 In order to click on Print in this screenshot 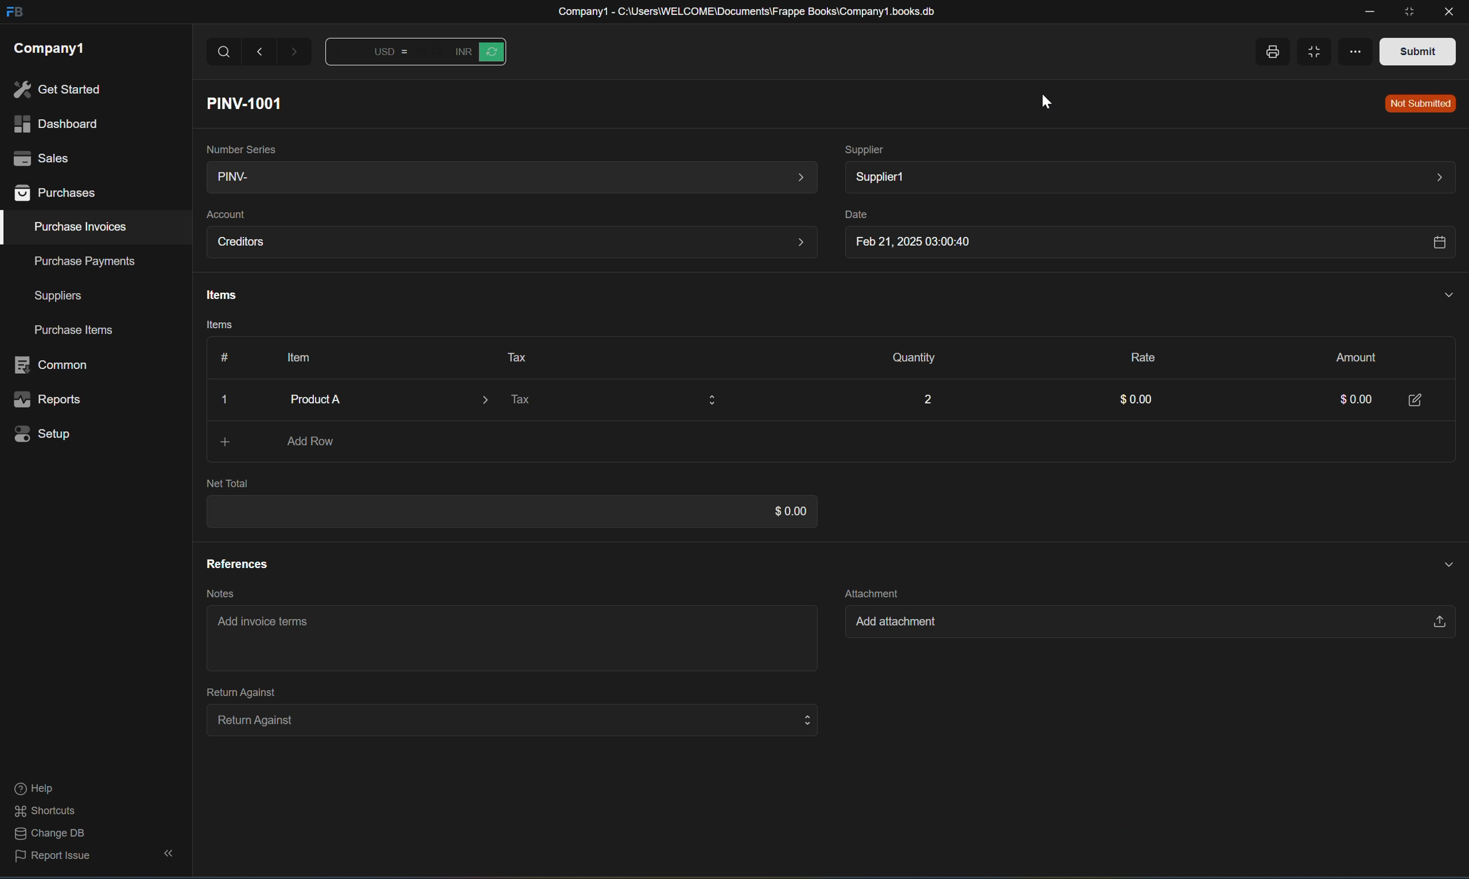, I will do `click(1271, 52)`.